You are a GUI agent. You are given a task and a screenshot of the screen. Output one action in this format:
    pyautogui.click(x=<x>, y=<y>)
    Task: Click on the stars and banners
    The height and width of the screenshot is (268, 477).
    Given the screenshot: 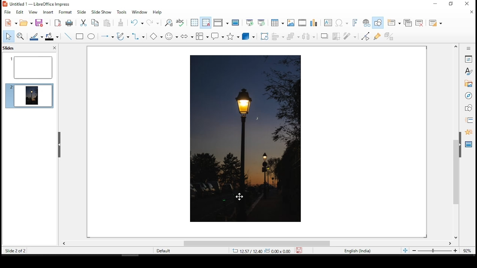 What is the action you would take?
    pyautogui.click(x=232, y=37)
    